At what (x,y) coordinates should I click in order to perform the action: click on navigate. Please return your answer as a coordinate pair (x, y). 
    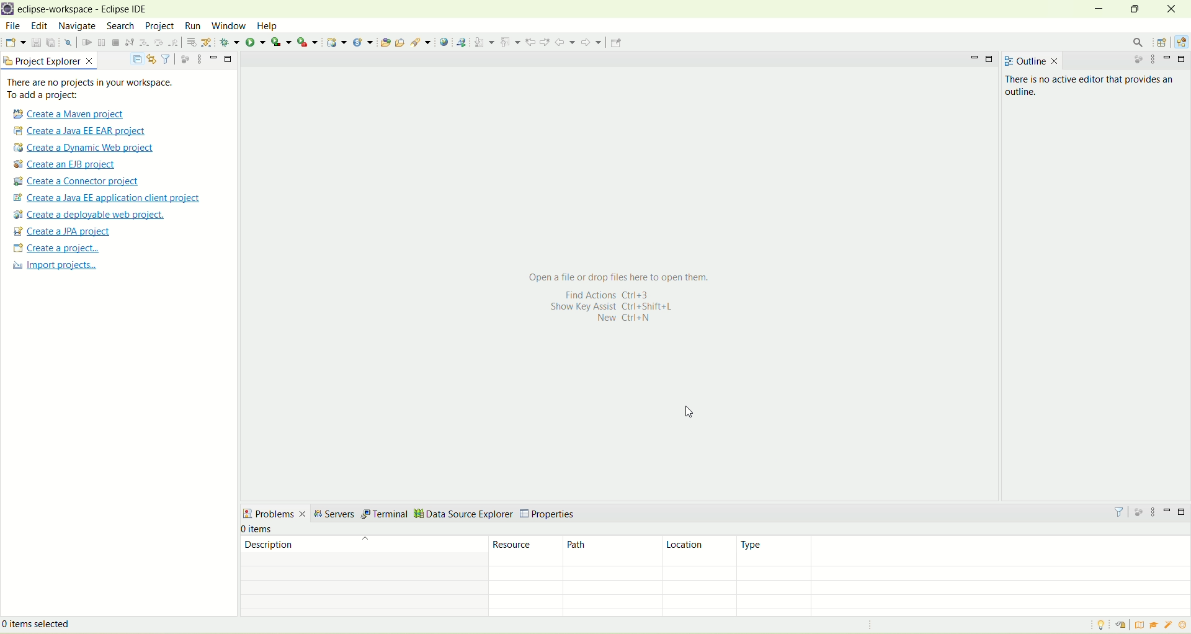
    Looking at the image, I should click on (77, 27).